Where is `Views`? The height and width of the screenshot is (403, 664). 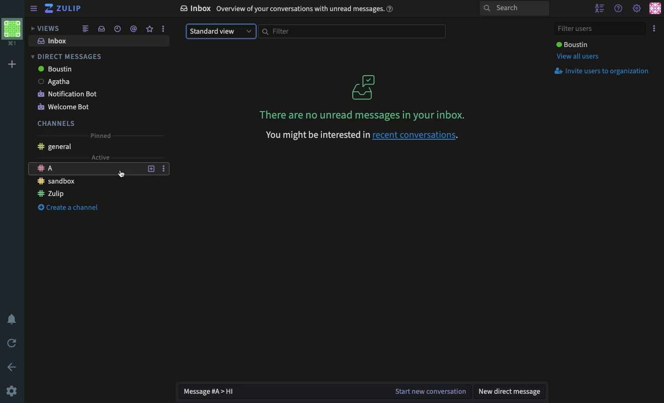
Views is located at coordinates (47, 28).